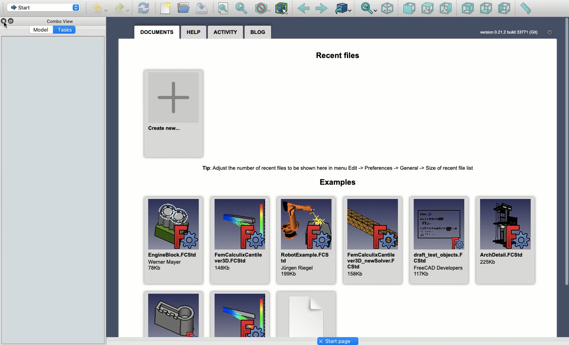 This screenshot has height=345, width=569. I want to click on Left, so click(504, 9).